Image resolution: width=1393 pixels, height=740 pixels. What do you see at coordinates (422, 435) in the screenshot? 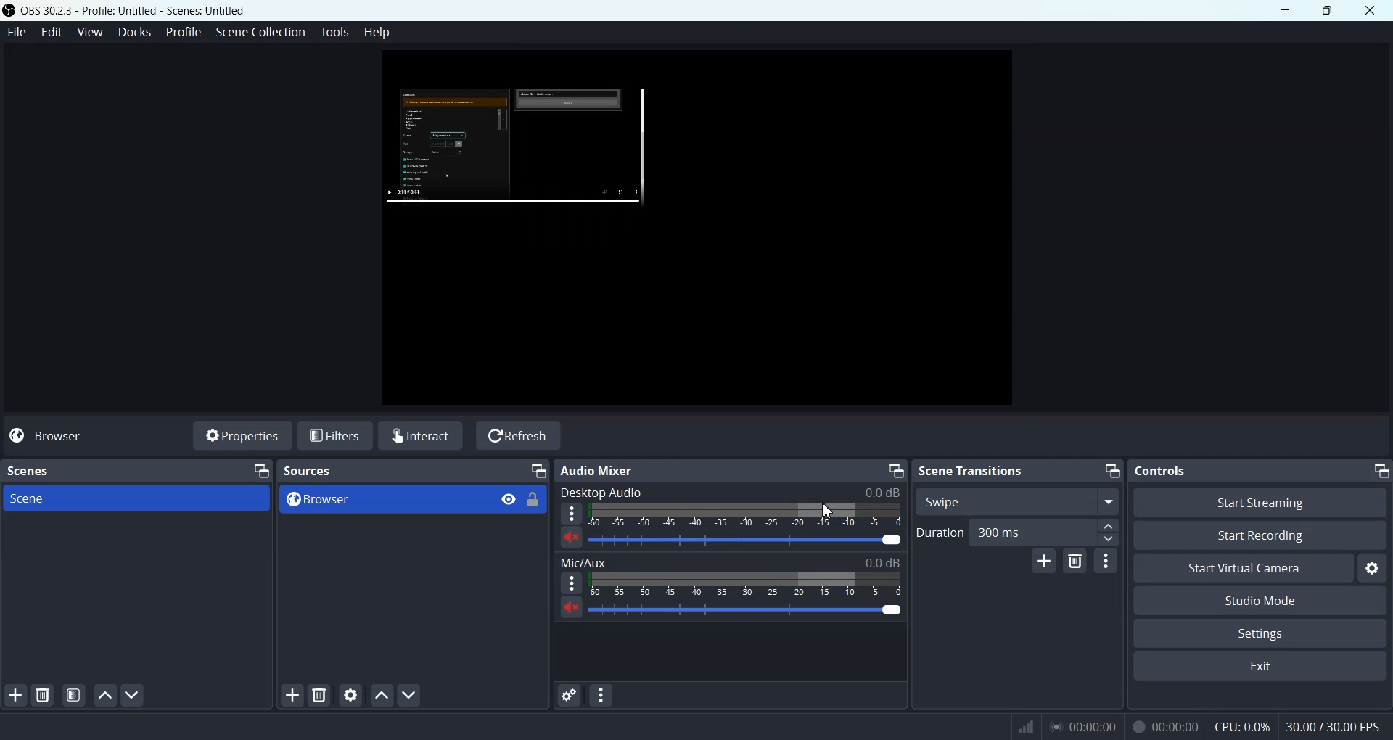
I see `Interact` at bounding box center [422, 435].